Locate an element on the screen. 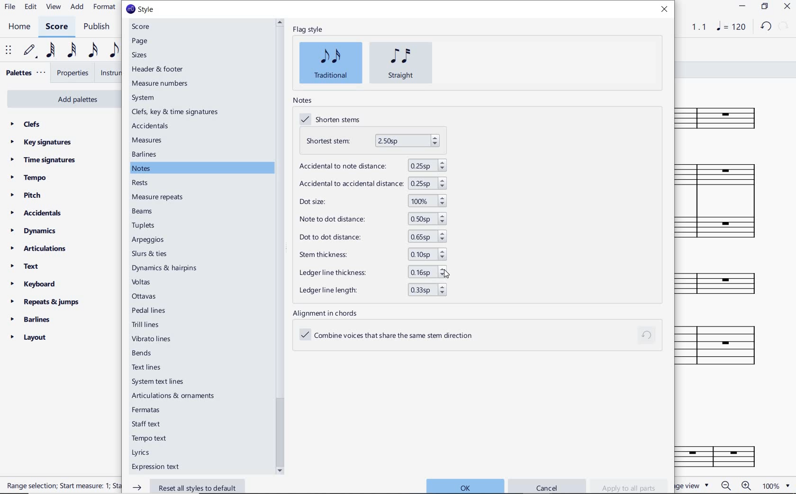 The width and height of the screenshot is (796, 494). Instrument: Accordion is located at coordinates (724, 201).